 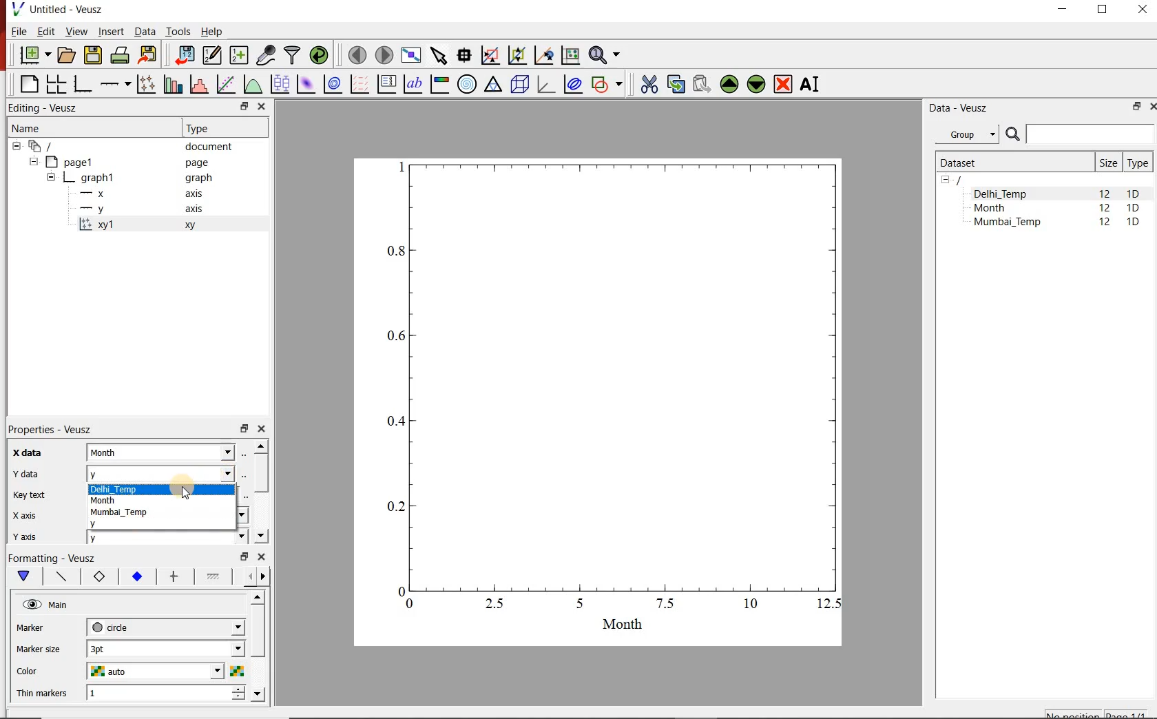 I want to click on restore, so click(x=243, y=428).